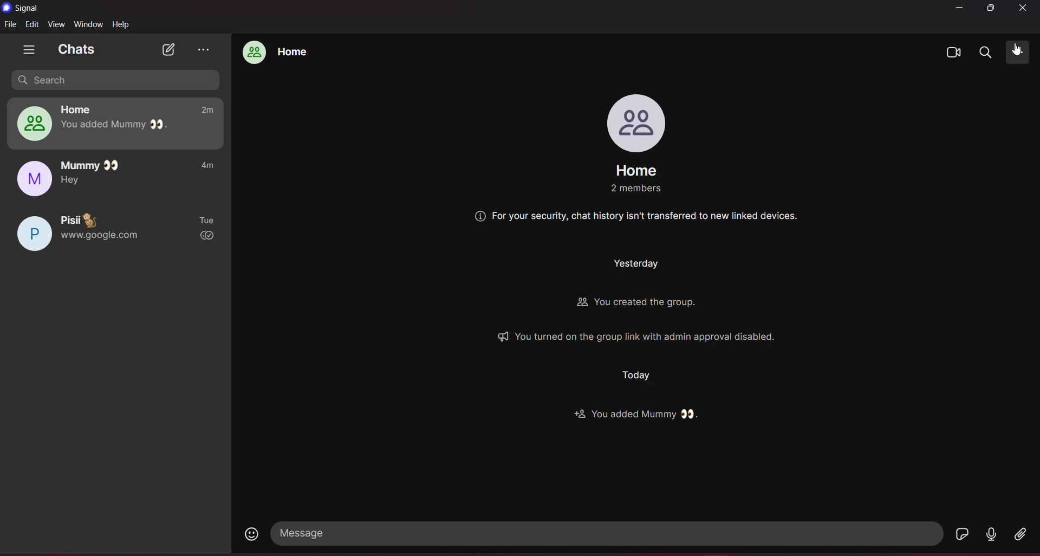  I want to click on file share, so click(1019, 534).